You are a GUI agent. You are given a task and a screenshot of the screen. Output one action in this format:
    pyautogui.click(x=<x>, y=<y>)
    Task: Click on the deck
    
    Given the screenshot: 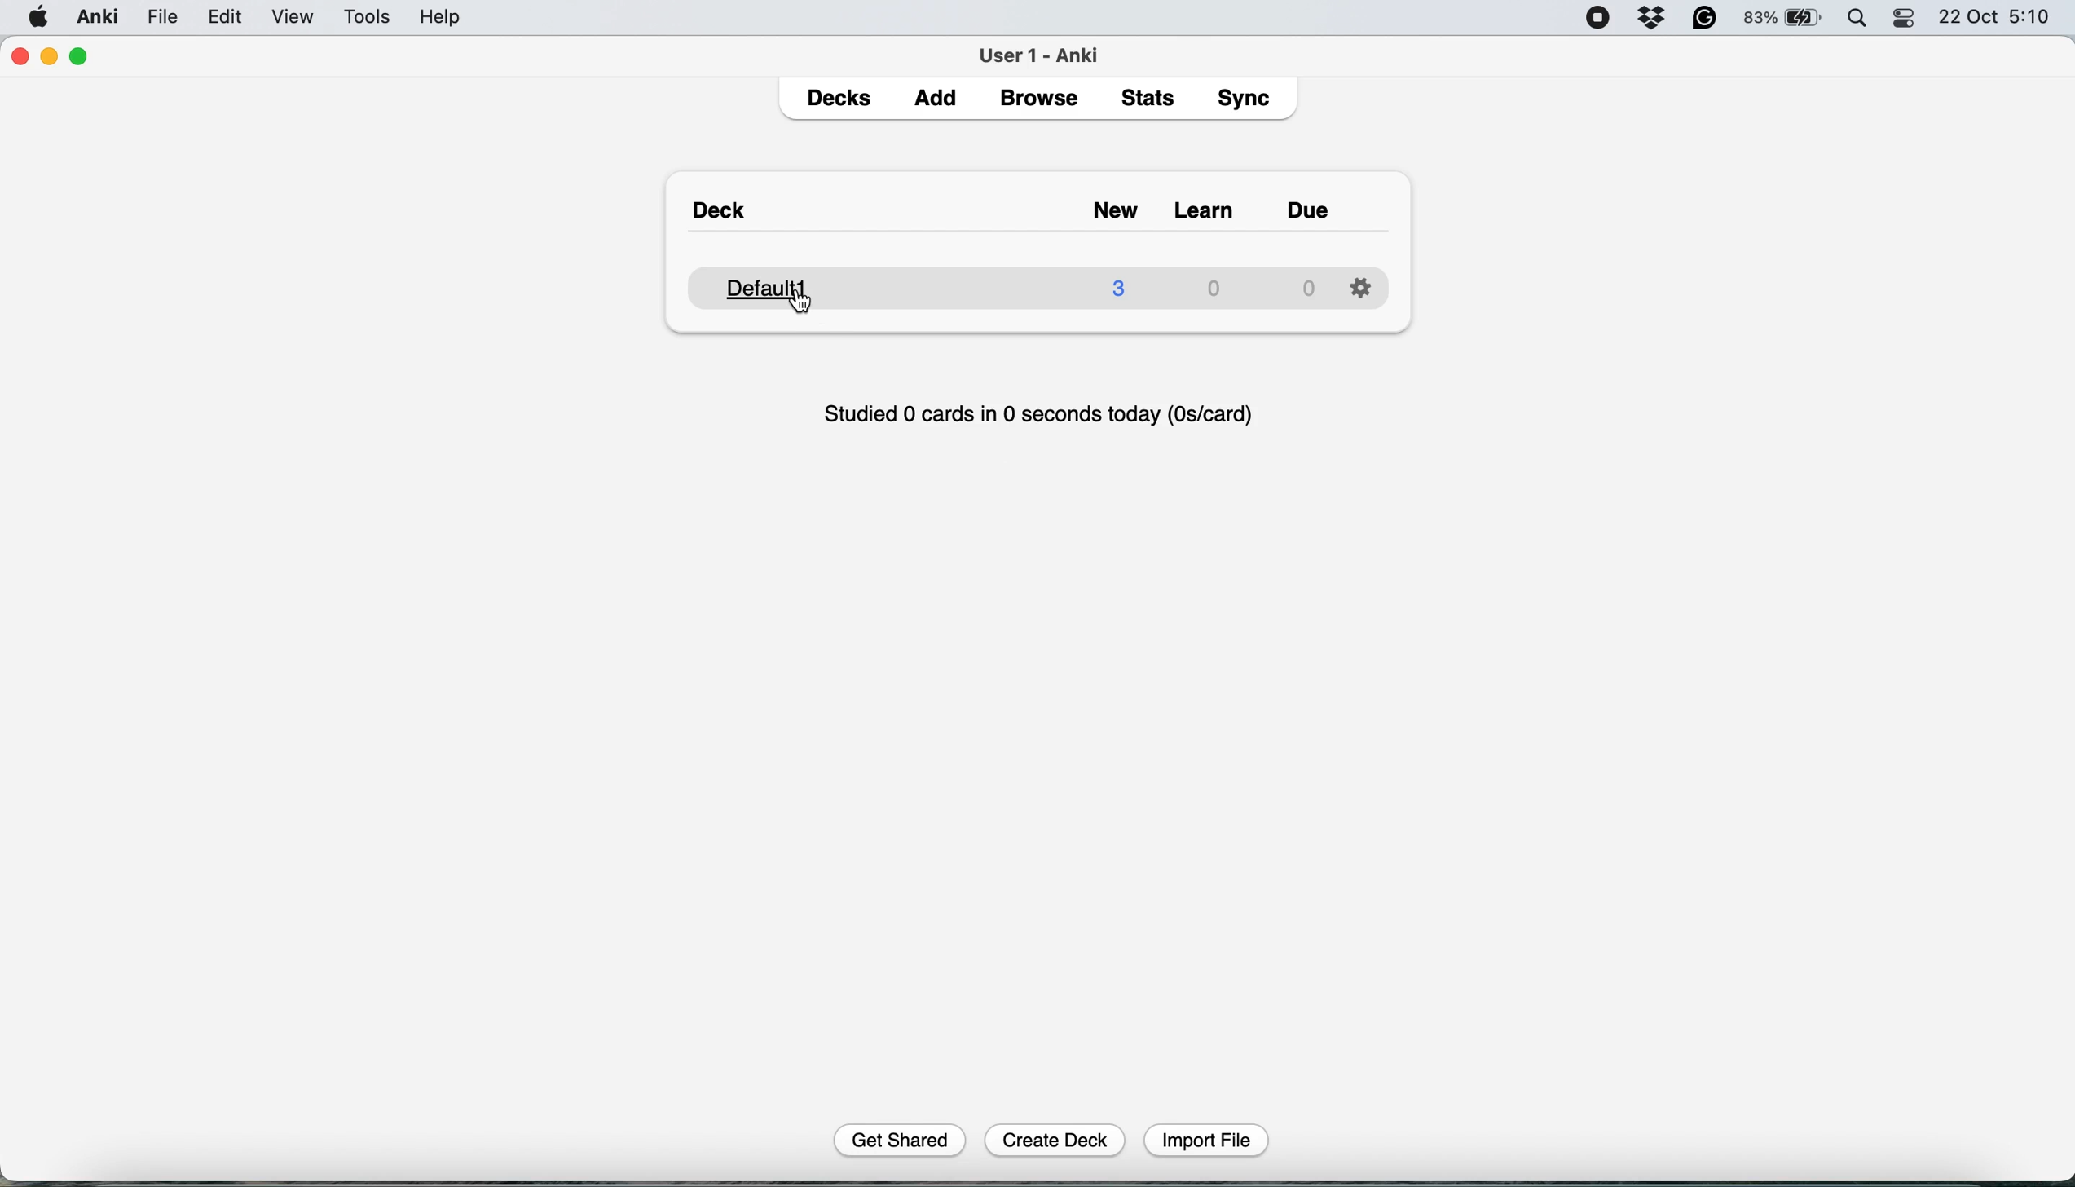 What is the action you would take?
    pyautogui.click(x=724, y=214)
    